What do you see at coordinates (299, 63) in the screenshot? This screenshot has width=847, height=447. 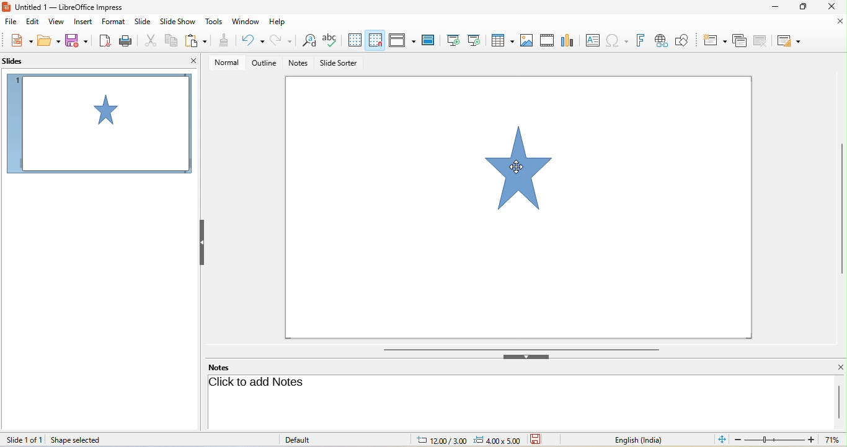 I see `notes` at bounding box center [299, 63].